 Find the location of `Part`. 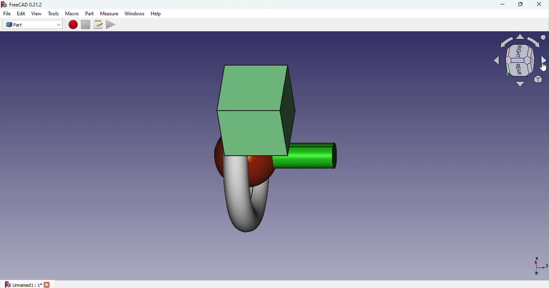

Part is located at coordinates (90, 13).